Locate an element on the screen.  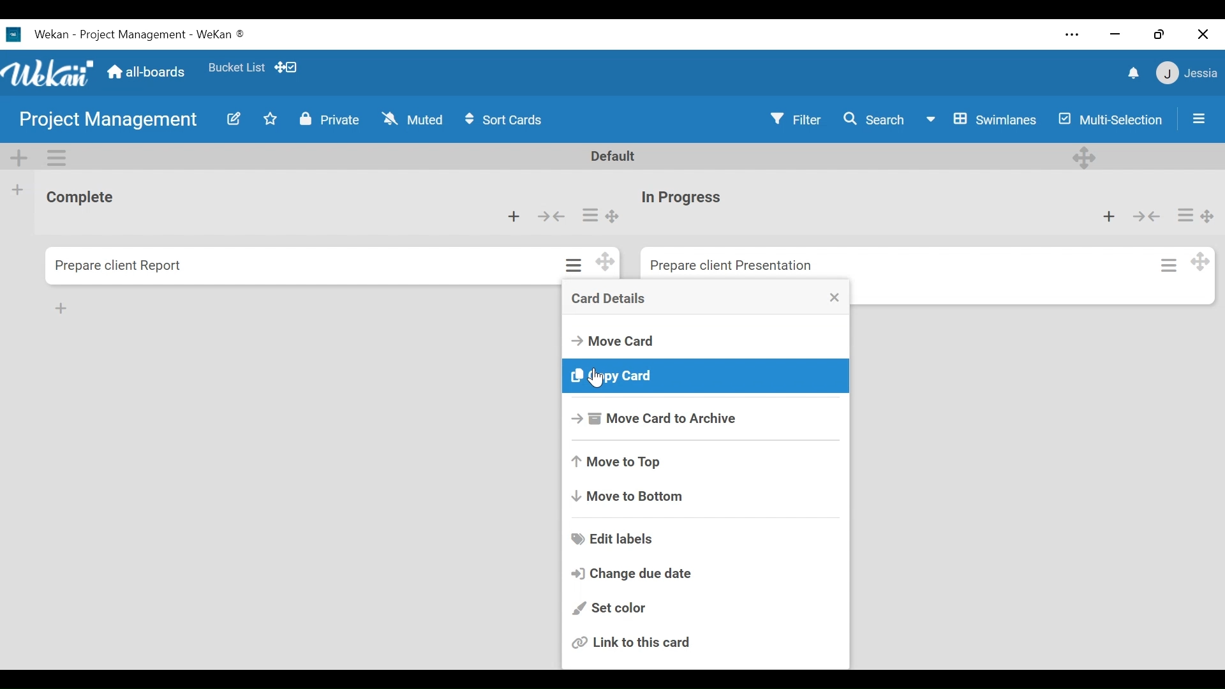
Sort Cards is located at coordinates (503, 119).